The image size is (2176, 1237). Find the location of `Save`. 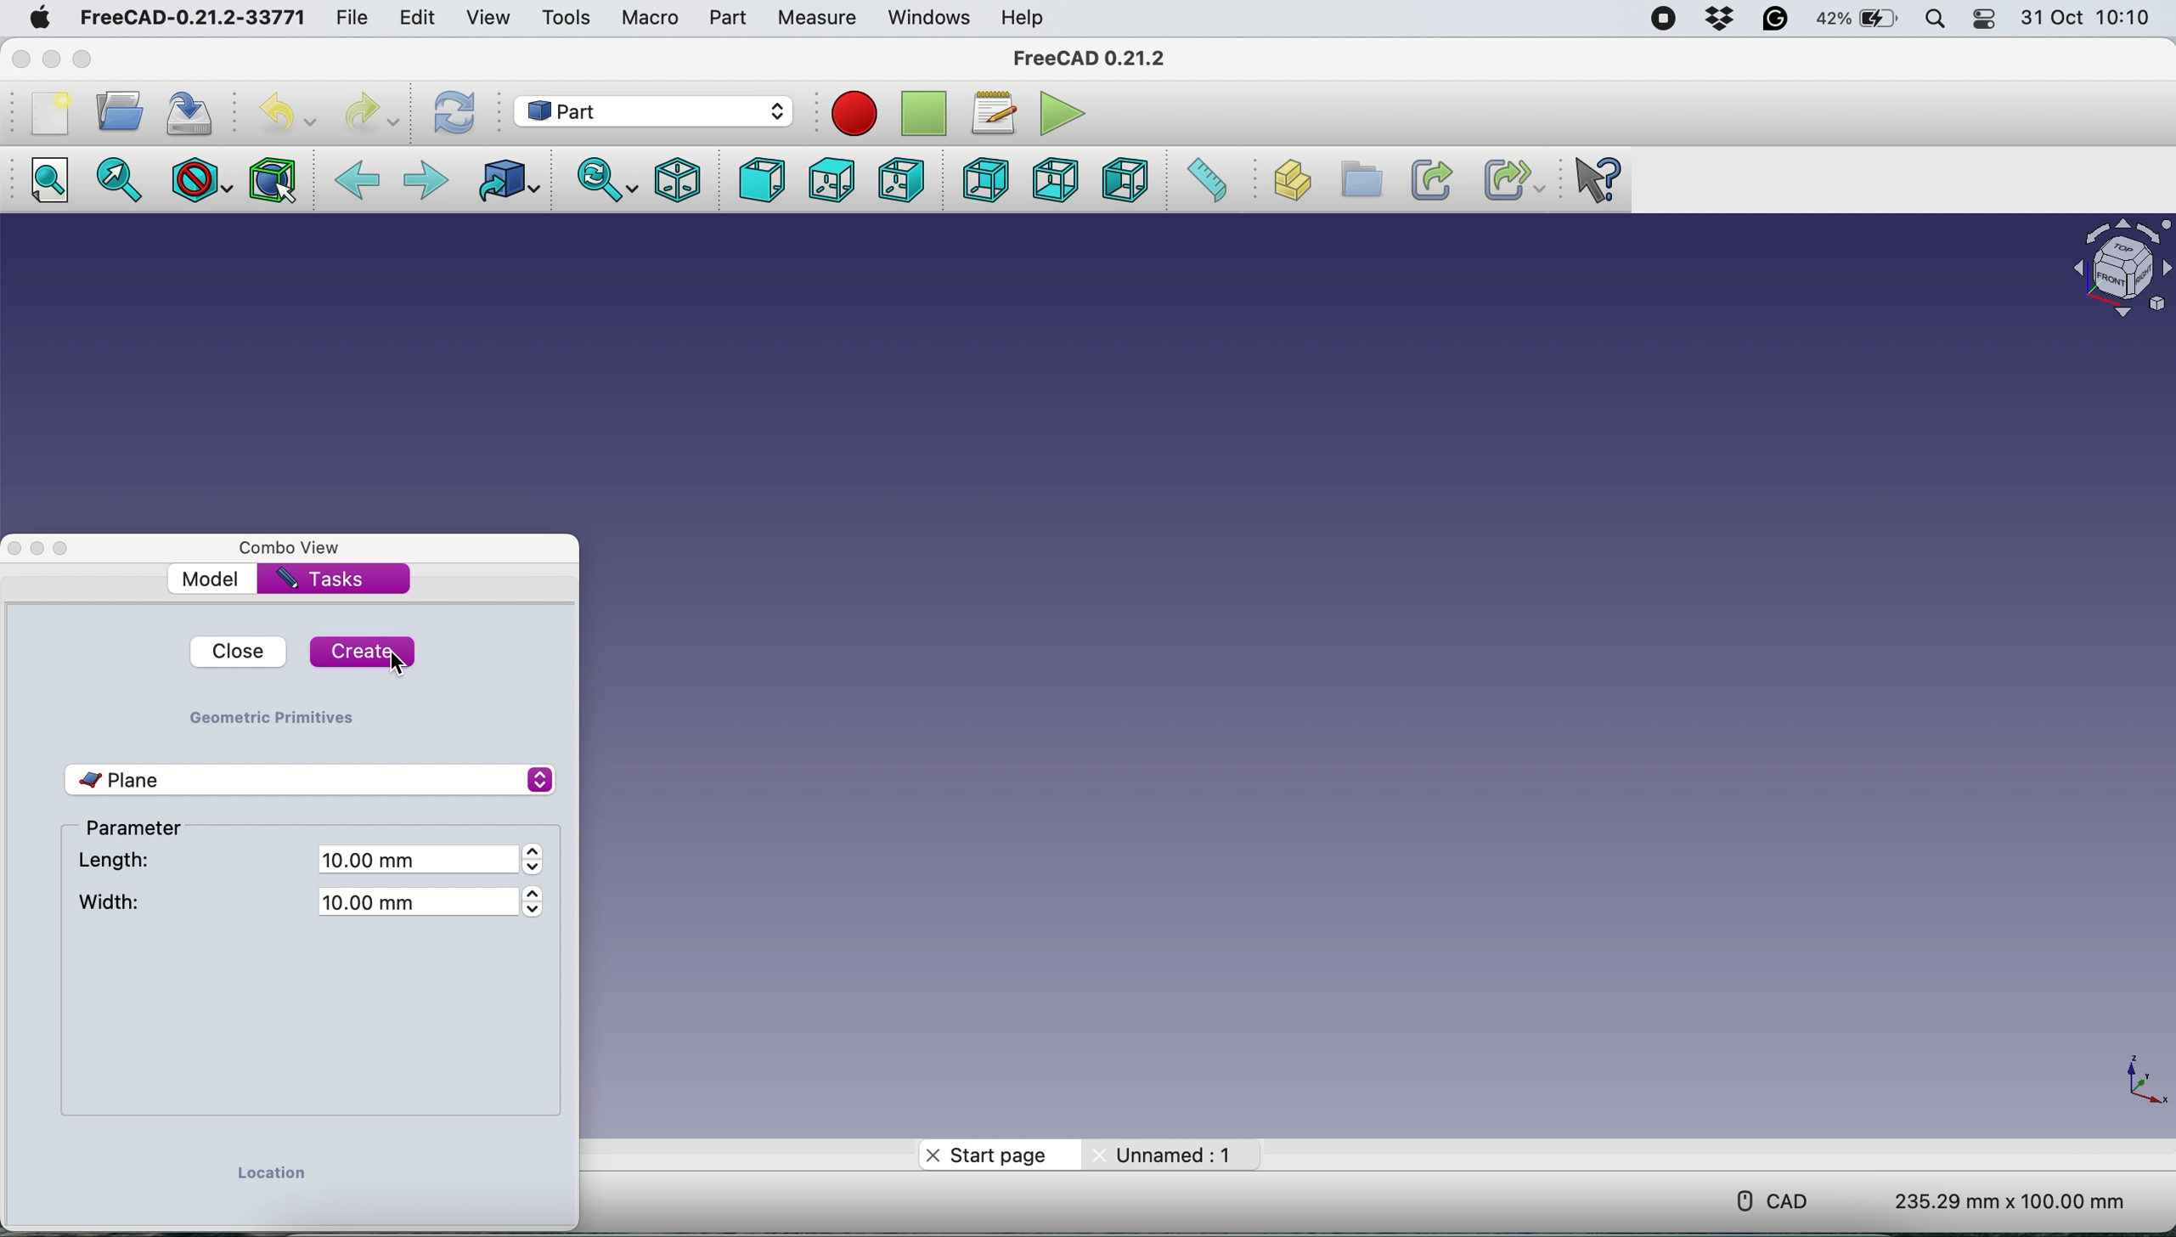

Save is located at coordinates (187, 112).